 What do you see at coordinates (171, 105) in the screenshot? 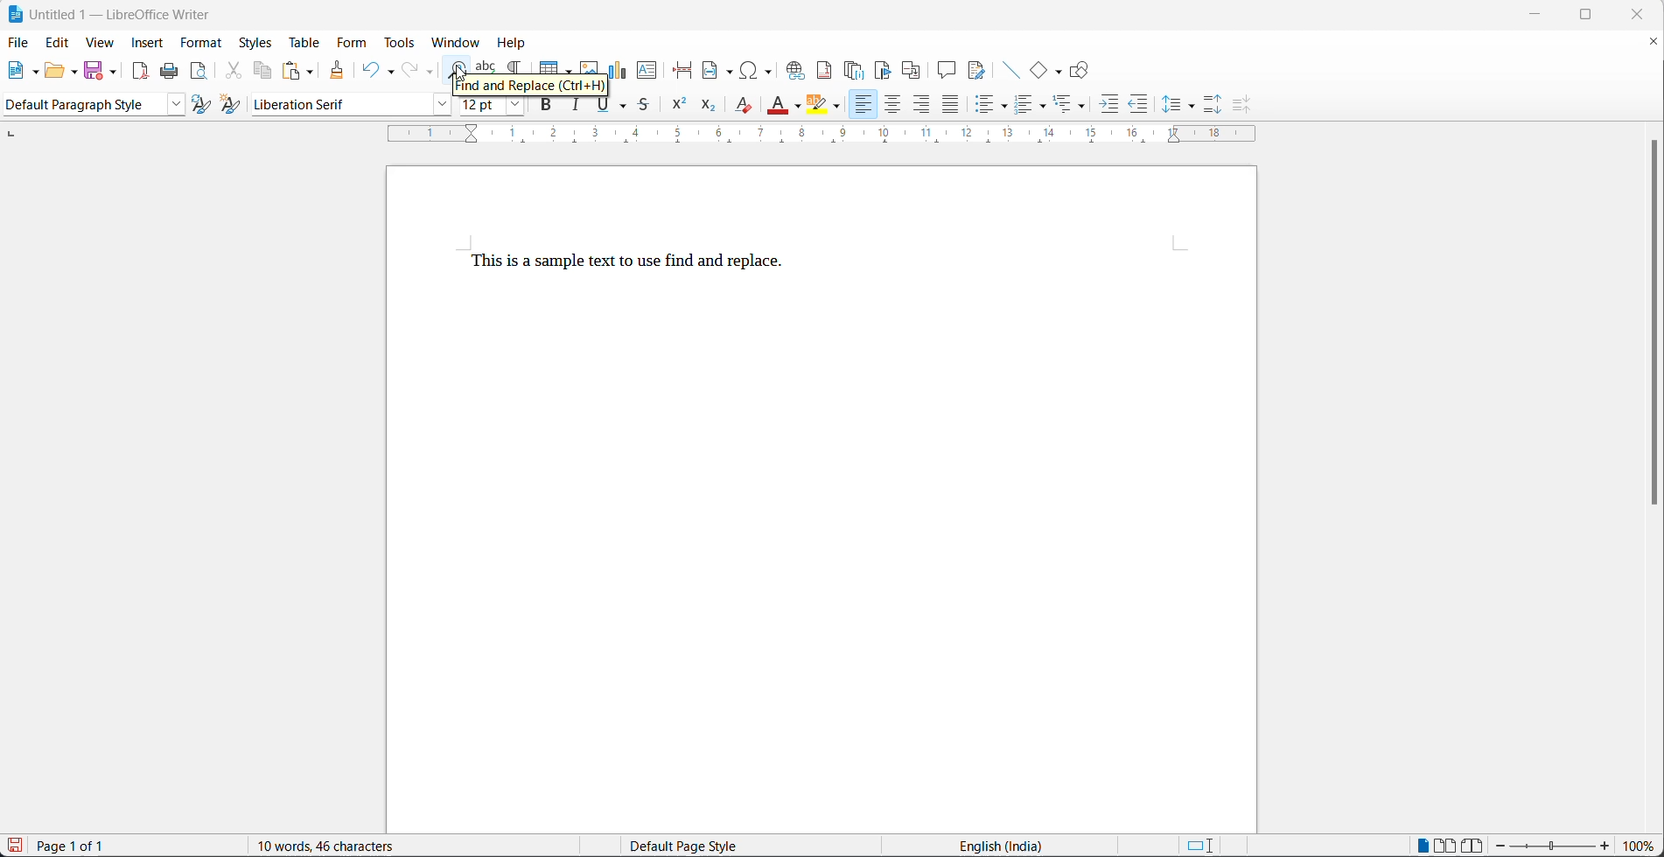
I see `style options` at bounding box center [171, 105].